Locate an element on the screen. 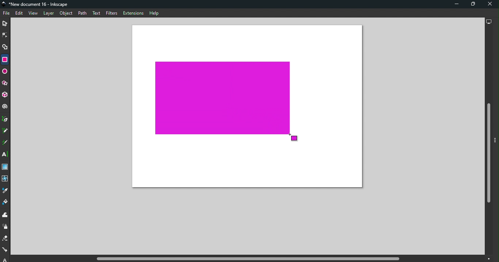 The height and width of the screenshot is (262, 499). Pencil tool is located at coordinates (6, 130).